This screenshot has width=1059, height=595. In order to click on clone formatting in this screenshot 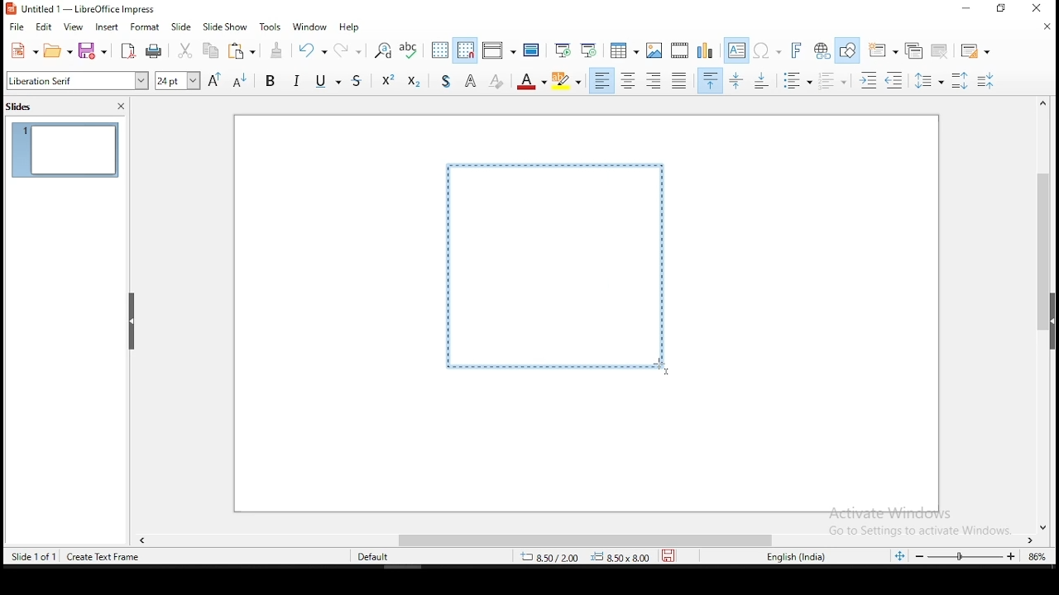, I will do `click(276, 50)`.